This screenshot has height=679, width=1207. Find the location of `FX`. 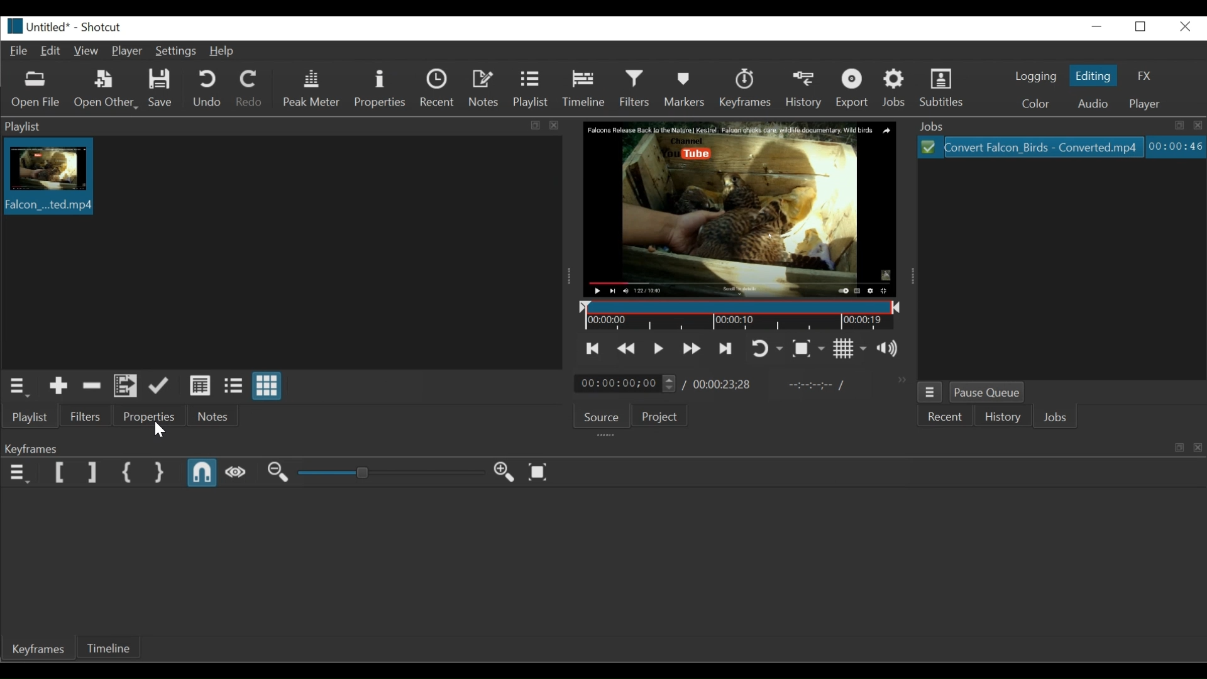

FX is located at coordinates (1146, 74).